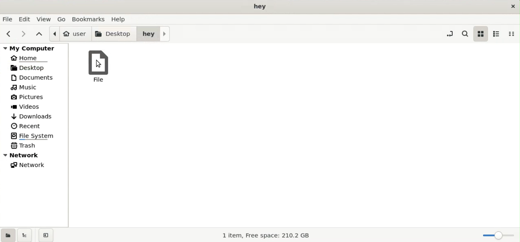 This screenshot has height=242, width=520. I want to click on edit, so click(25, 19).